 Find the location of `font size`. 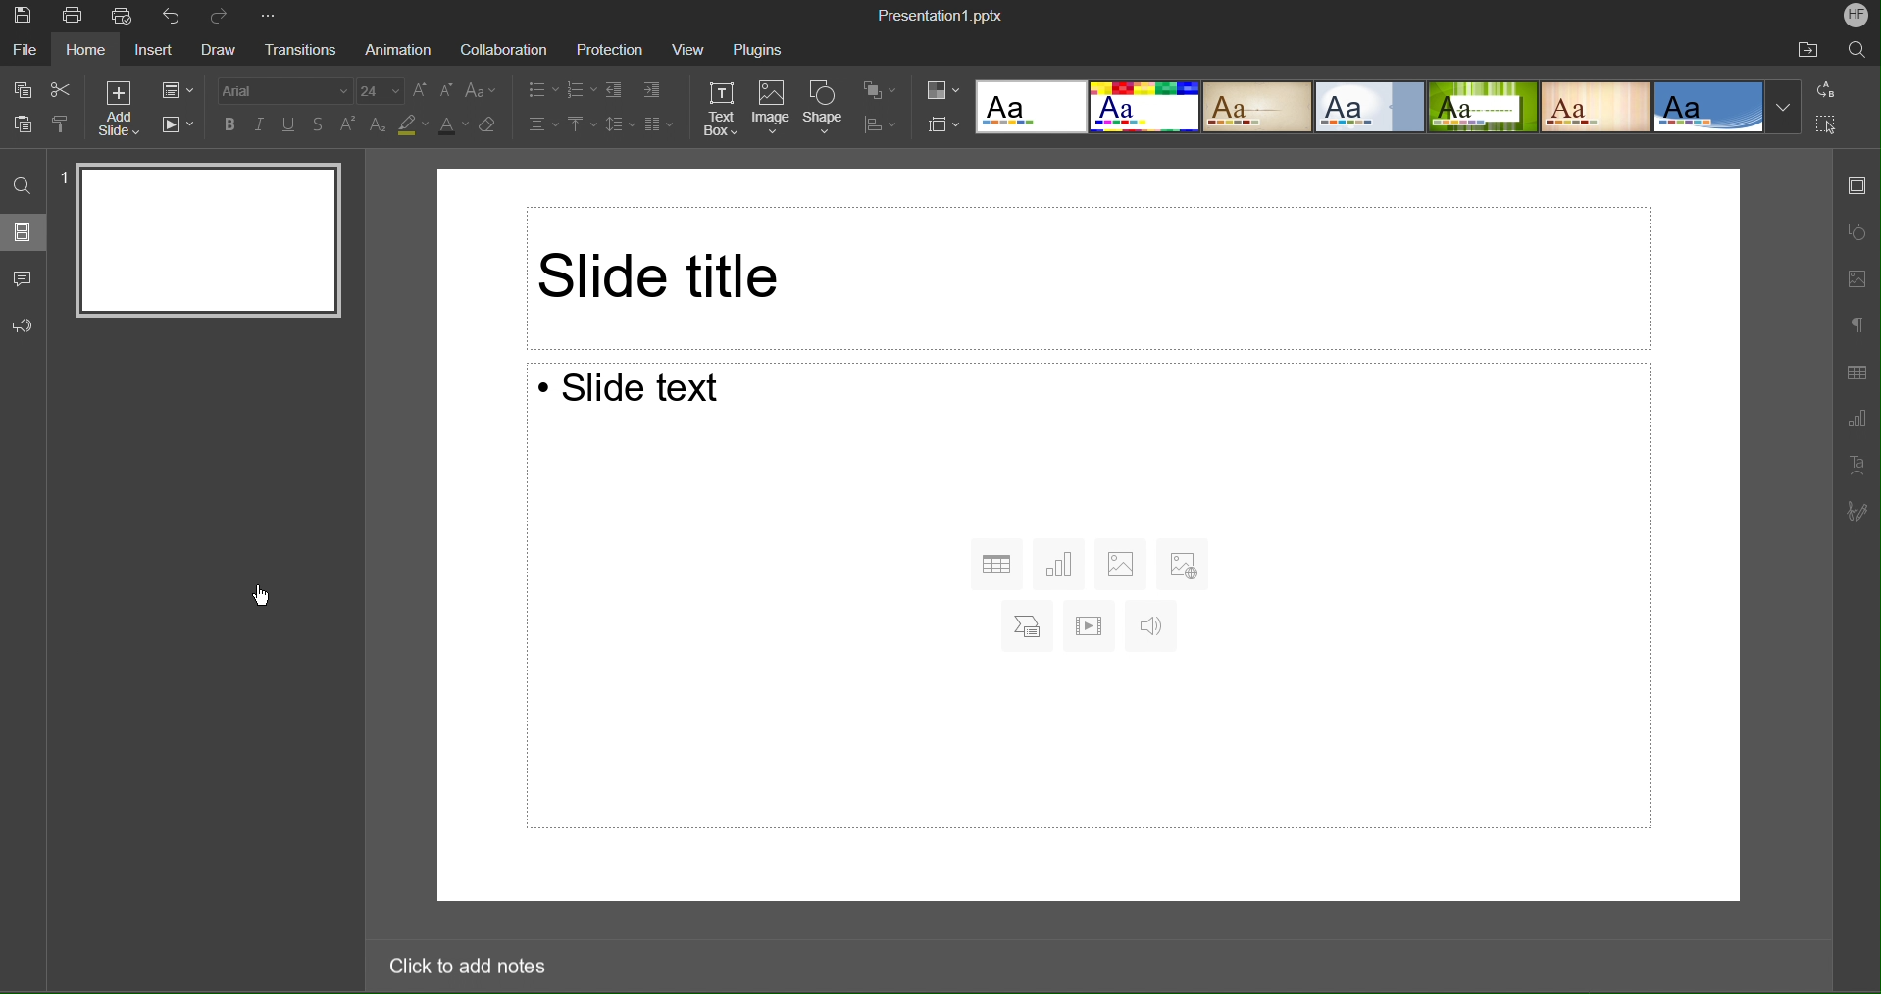

font size is located at coordinates (380, 91).